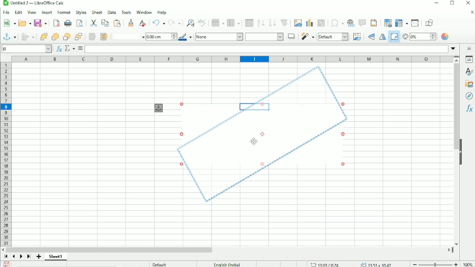  Describe the element at coordinates (298, 23) in the screenshot. I see `Insert image` at that location.